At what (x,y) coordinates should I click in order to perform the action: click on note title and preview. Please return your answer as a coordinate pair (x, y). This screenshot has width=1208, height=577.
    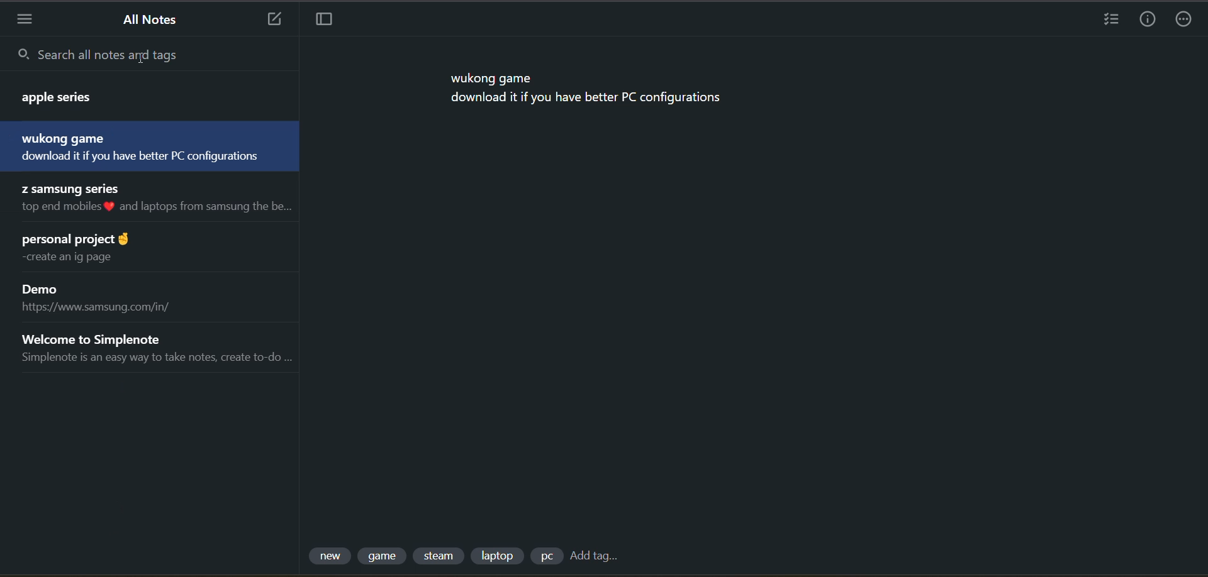
    Looking at the image, I should click on (109, 297).